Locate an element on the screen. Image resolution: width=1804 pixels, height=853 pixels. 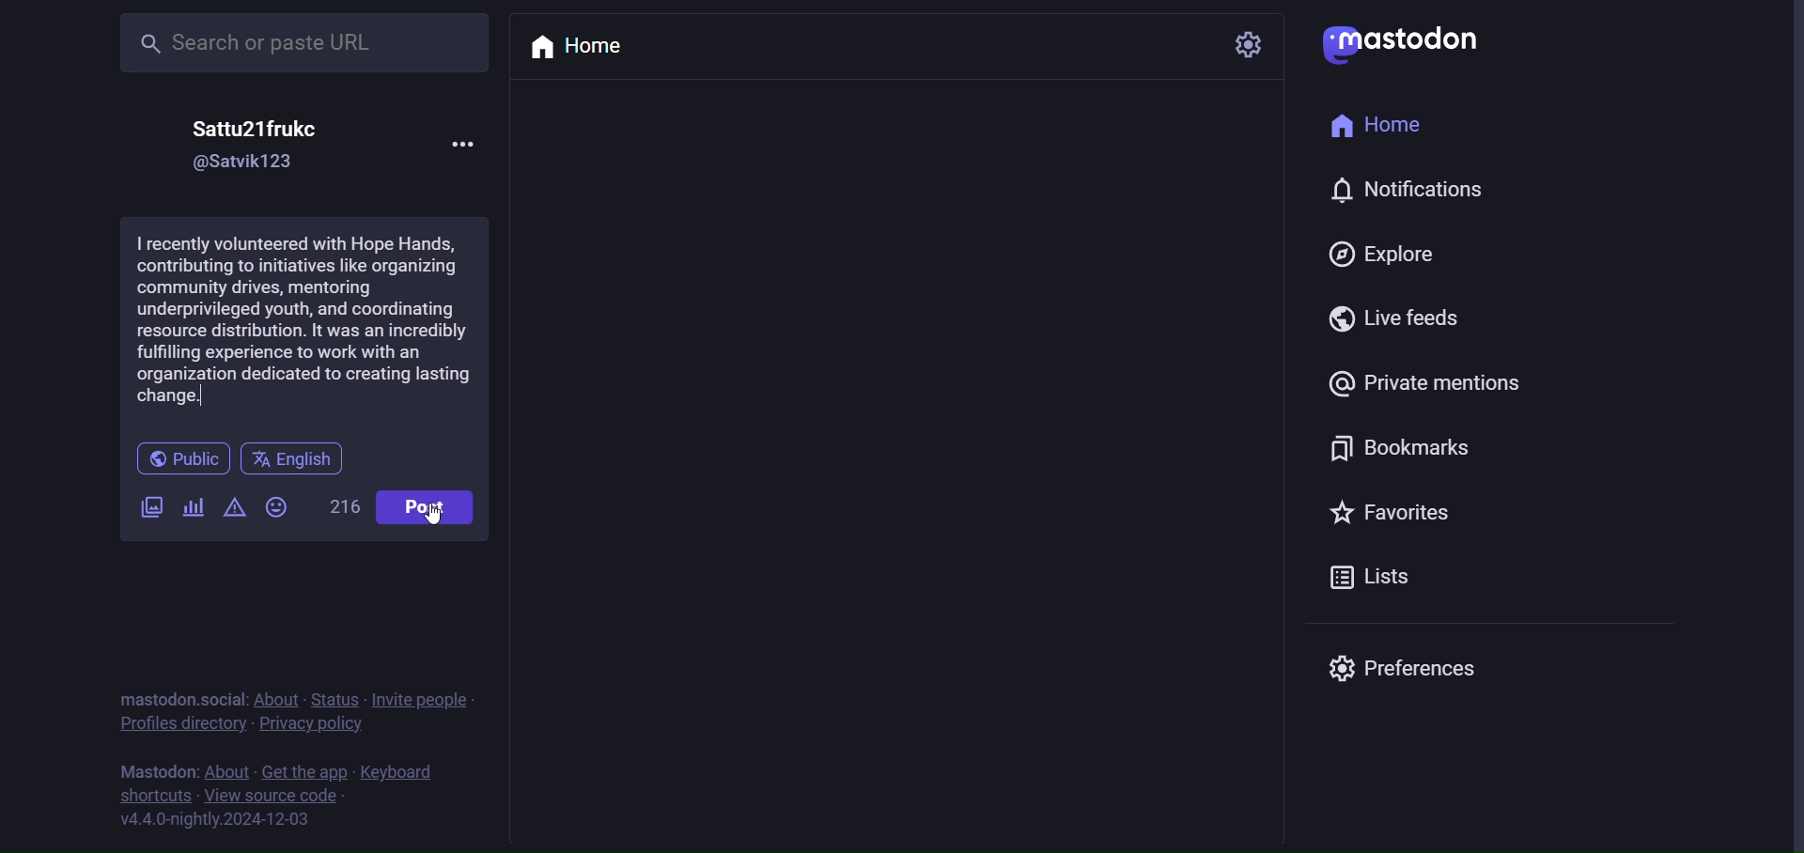
keyboard is located at coordinates (398, 771).